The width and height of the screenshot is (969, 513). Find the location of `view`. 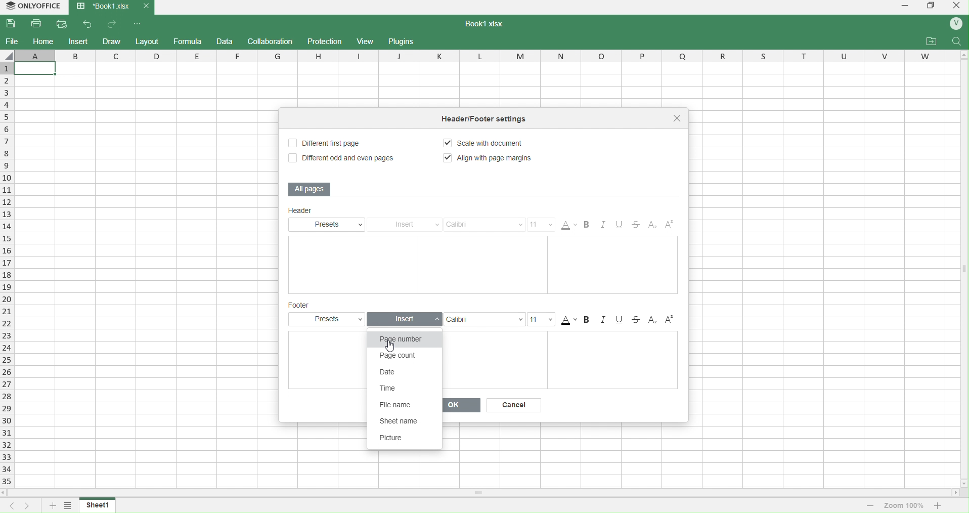

view is located at coordinates (366, 41).